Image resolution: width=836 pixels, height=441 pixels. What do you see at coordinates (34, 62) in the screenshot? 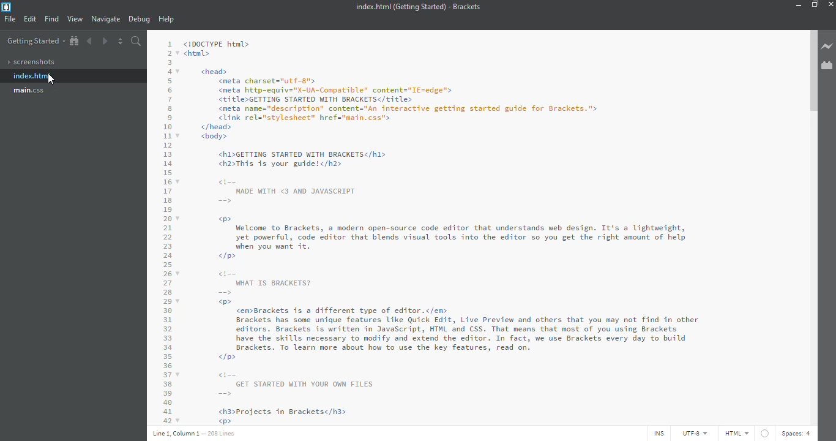
I see `screenshots` at bounding box center [34, 62].